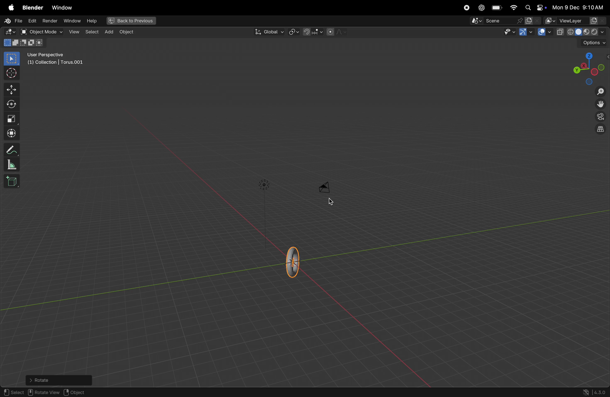 The image size is (610, 397). What do you see at coordinates (12, 118) in the screenshot?
I see `scale` at bounding box center [12, 118].